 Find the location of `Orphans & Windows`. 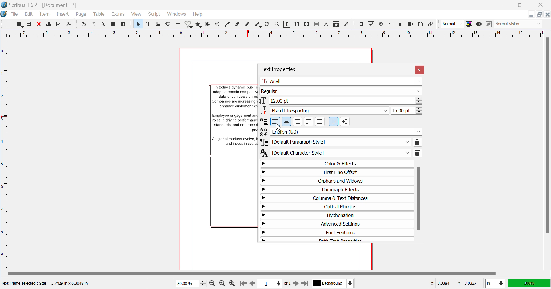

Orphans & Windows is located at coordinates (336, 181).